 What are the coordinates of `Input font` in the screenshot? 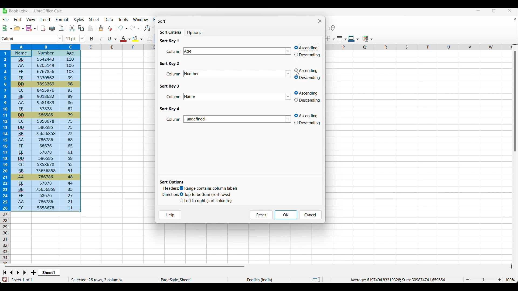 It's located at (29, 39).